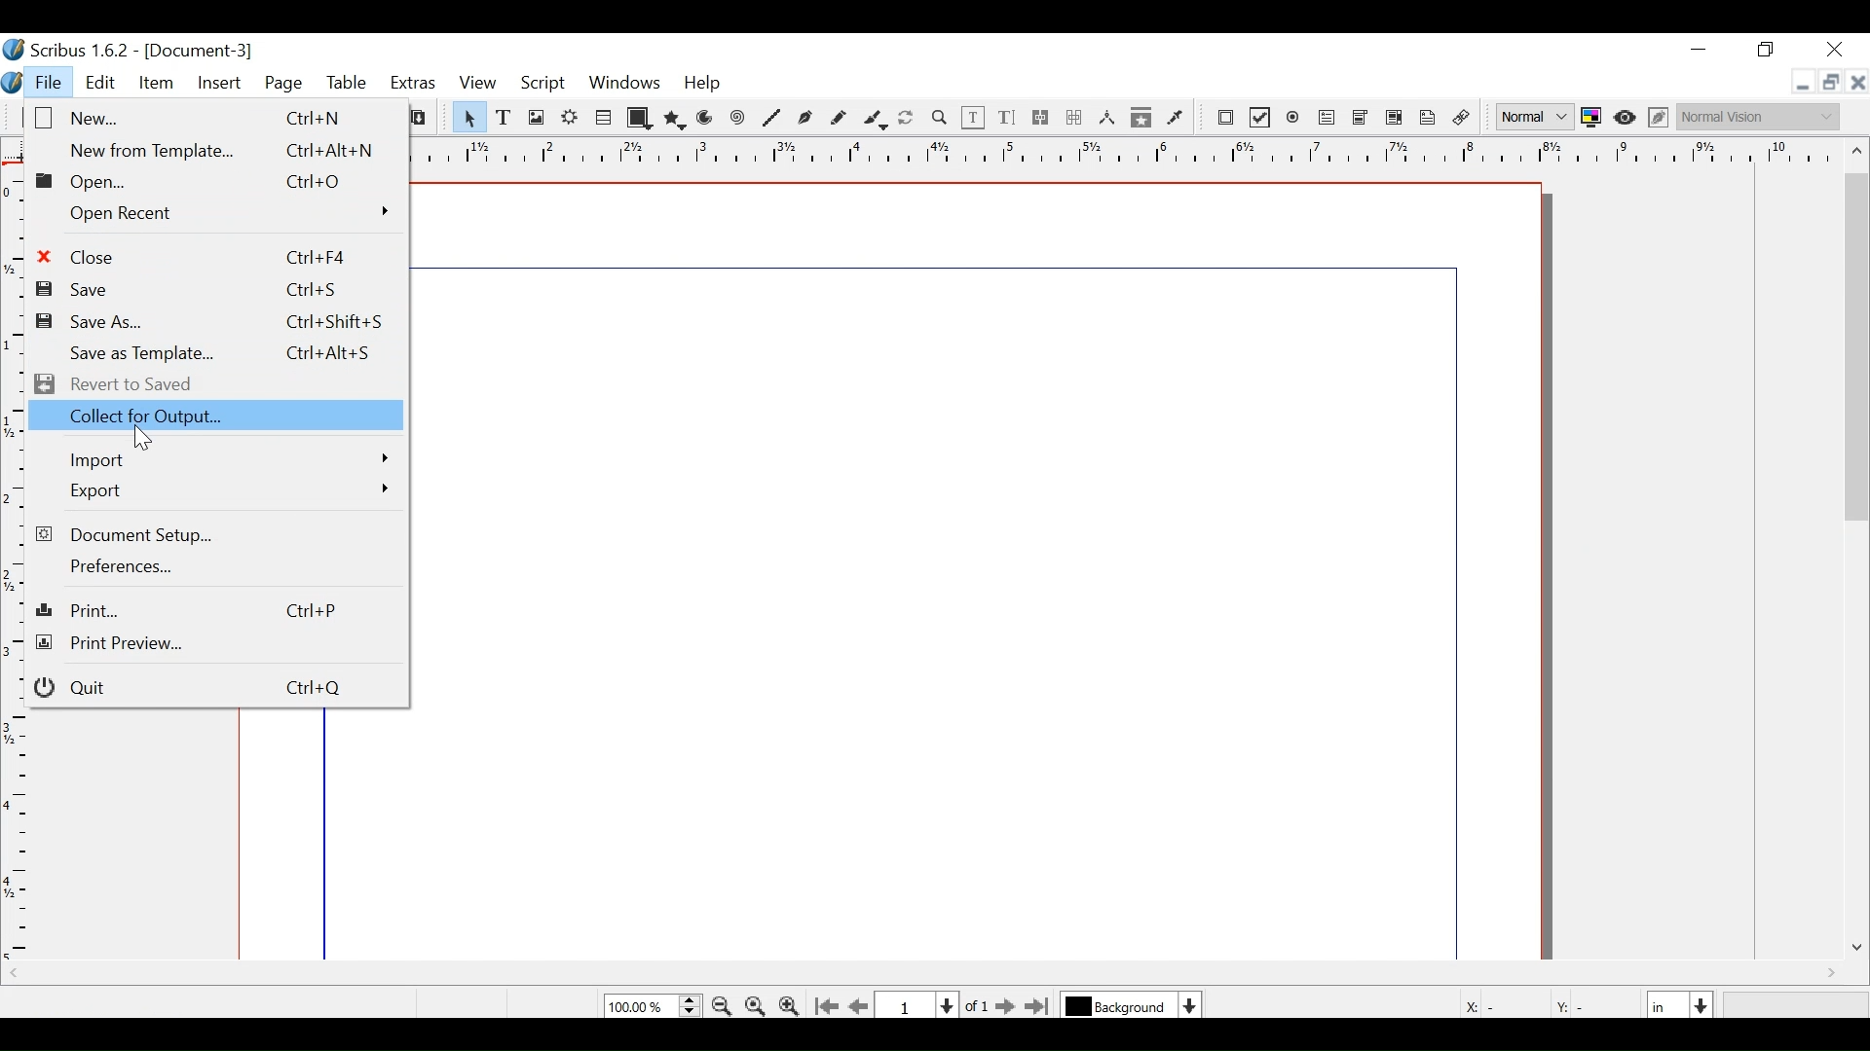 The width and height of the screenshot is (1870, 1051). I want to click on Measurements, so click(1106, 118).